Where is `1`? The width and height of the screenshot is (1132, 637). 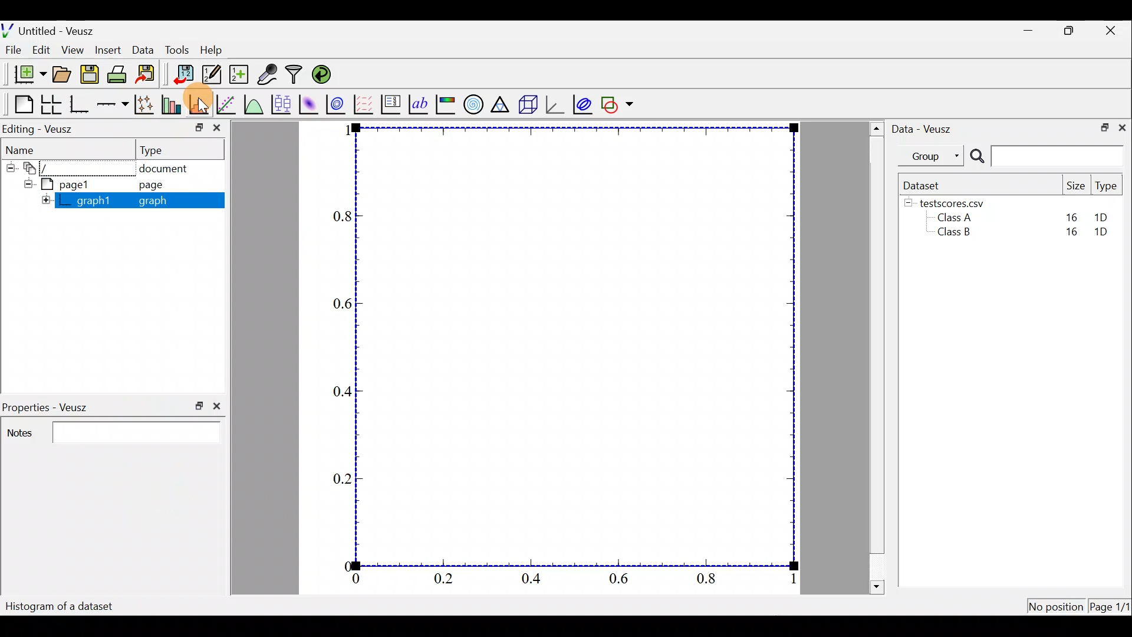
1 is located at coordinates (343, 132).